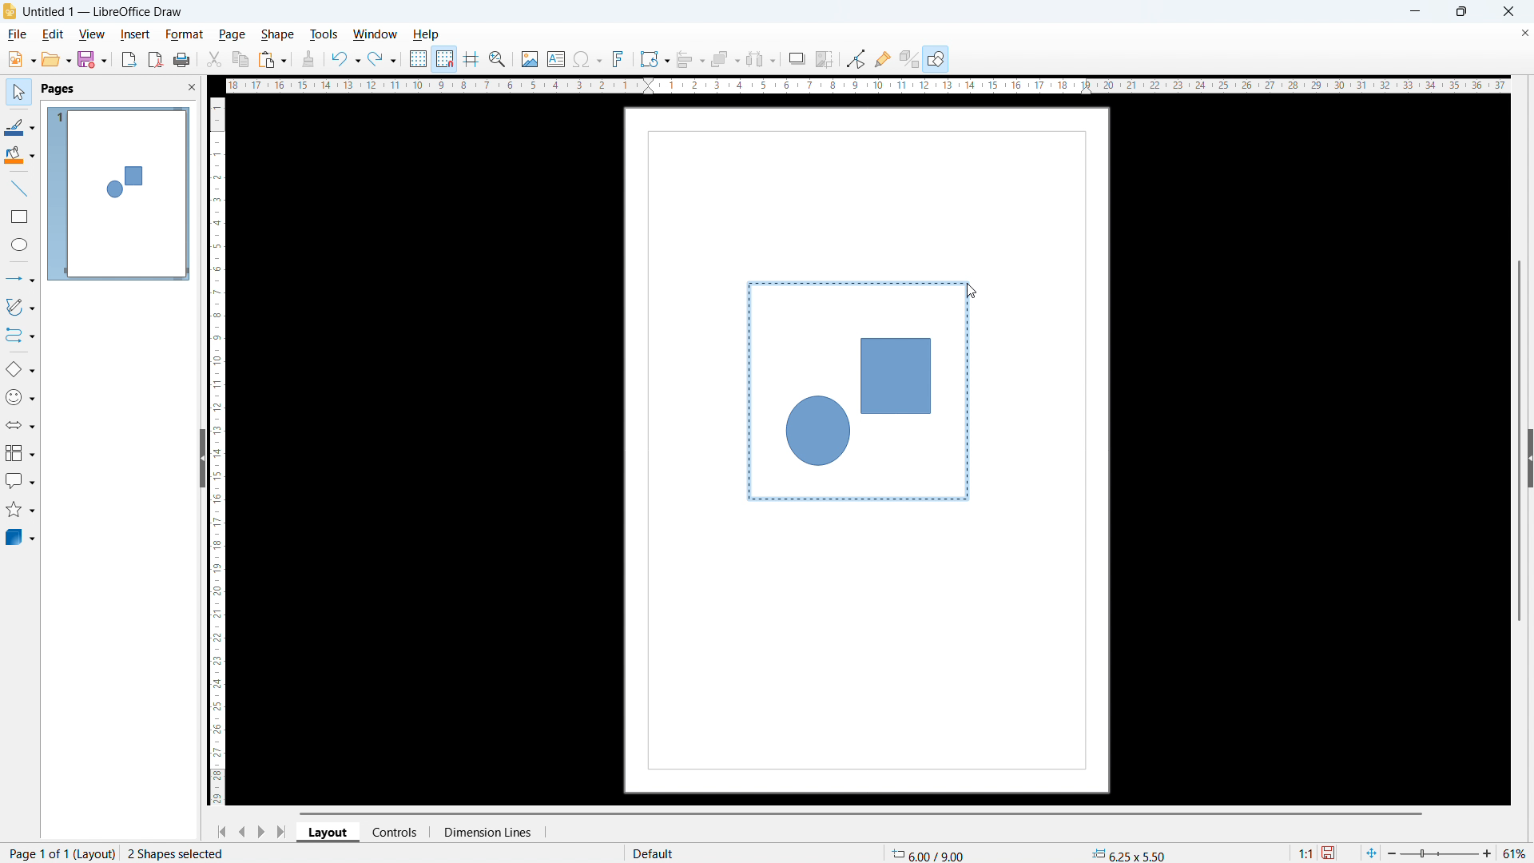  I want to click on transformation, so click(654, 60).